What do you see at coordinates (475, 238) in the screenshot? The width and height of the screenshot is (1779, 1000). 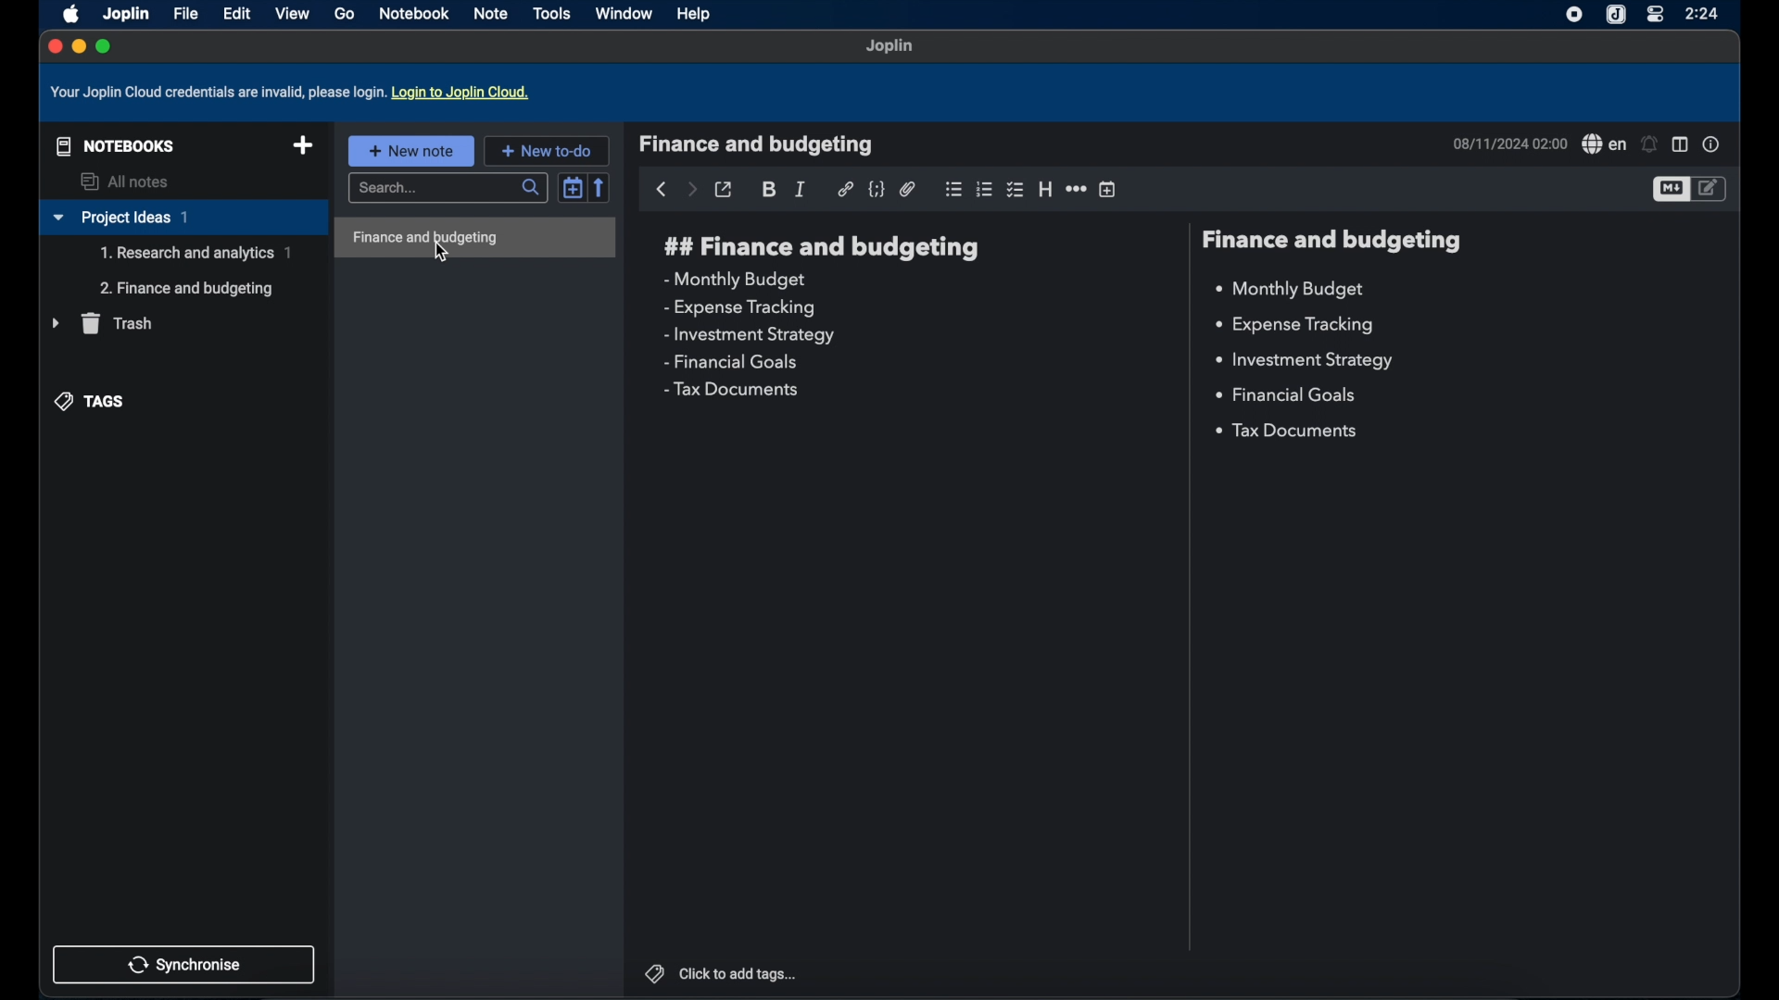 I see `finance and budgeting highlighted` at bounding box center [475, 238].